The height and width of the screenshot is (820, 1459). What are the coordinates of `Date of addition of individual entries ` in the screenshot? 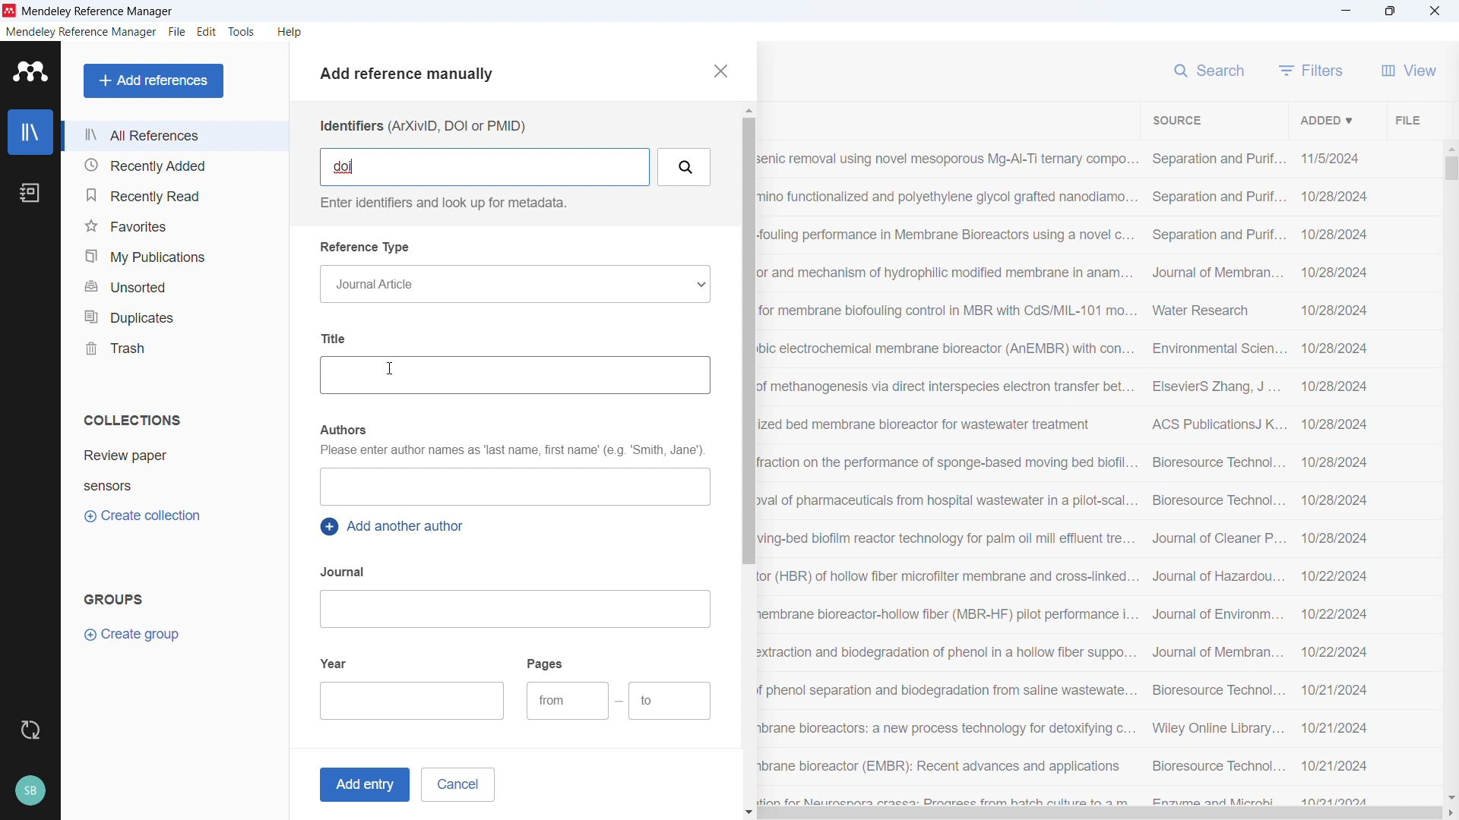 It's located at (1335, 478).